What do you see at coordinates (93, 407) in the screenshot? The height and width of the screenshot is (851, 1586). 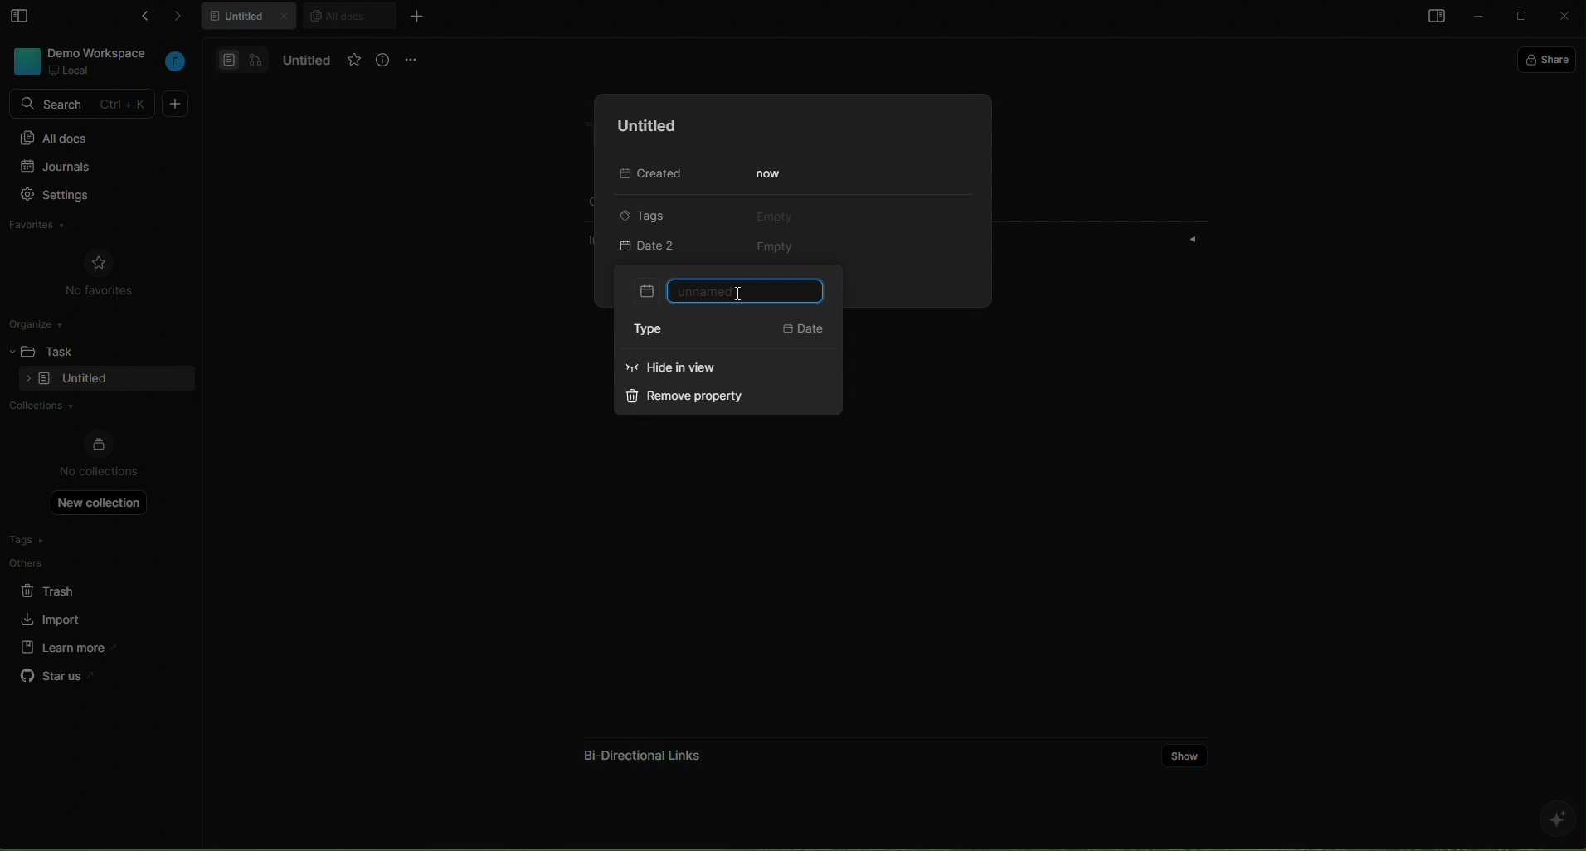 I see `collections` at bounding box center [93, 407].